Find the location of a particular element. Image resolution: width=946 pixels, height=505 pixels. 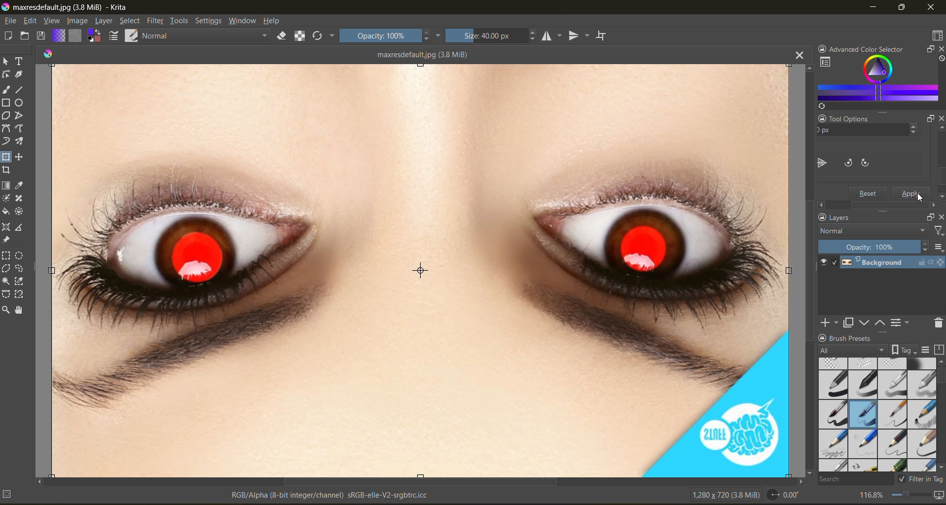

layer is located at coordinates (104, 21).